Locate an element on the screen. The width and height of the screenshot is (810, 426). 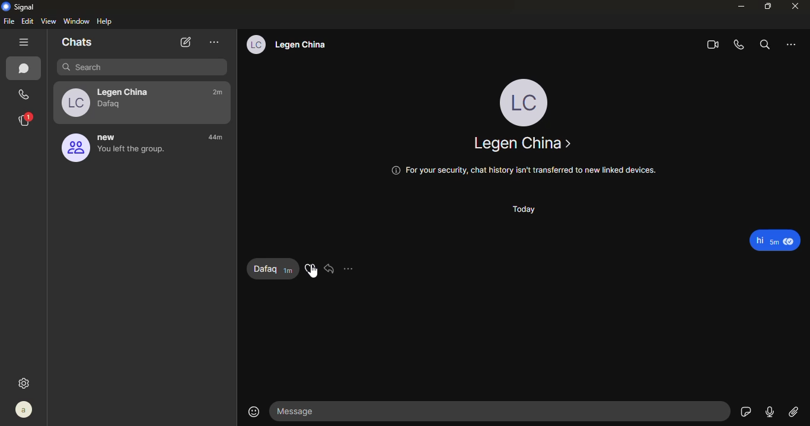
proifile image is located at coordinates (73, 149).